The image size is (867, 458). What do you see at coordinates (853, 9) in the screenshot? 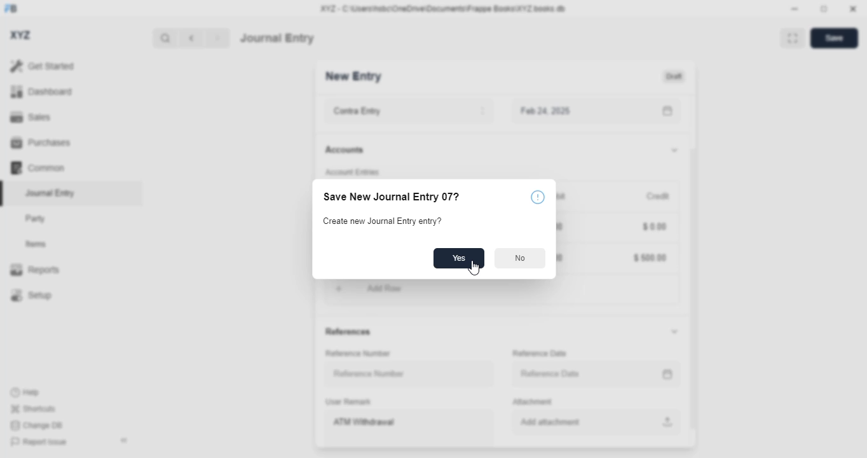
I see `close` at bounding box center [853, 9].